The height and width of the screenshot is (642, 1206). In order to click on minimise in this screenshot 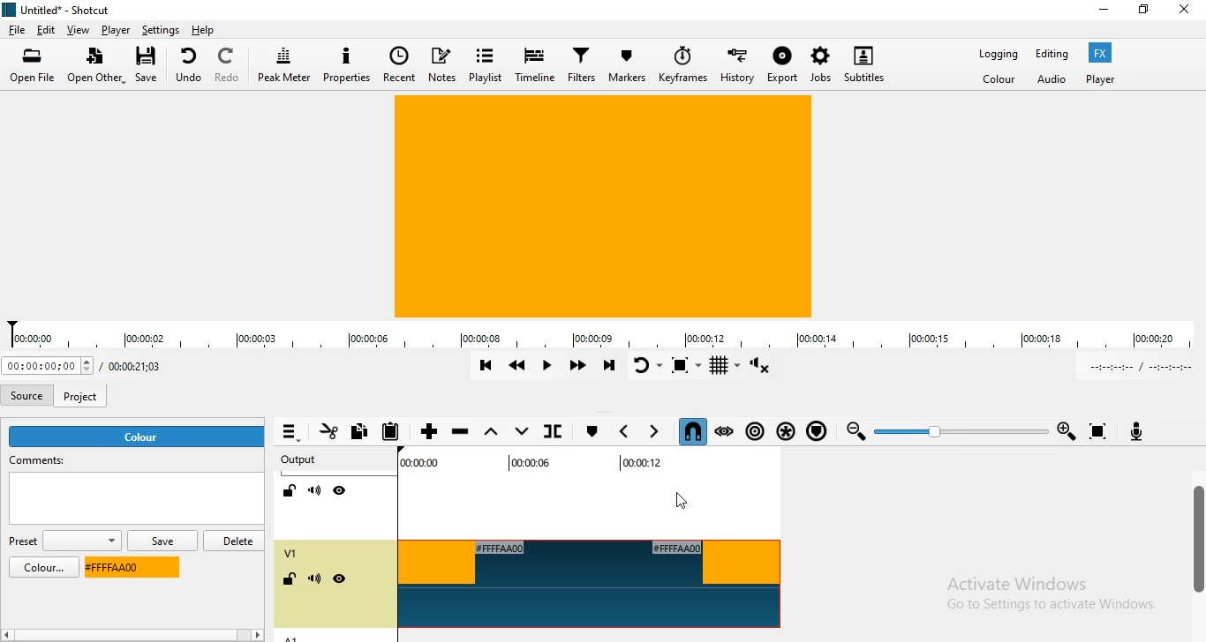, I will do `click(1104, 12)`.